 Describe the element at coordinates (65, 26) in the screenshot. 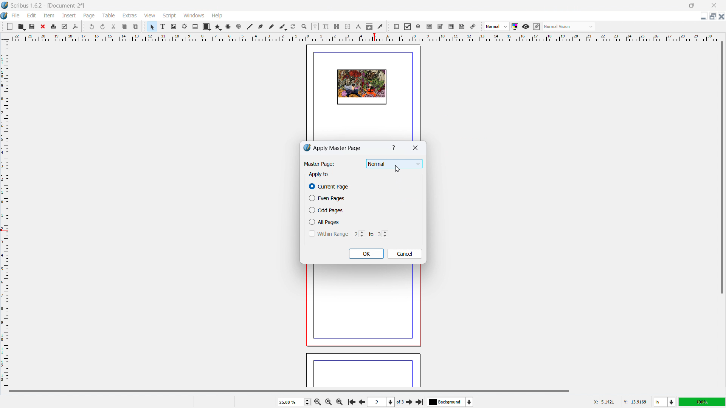

I see `preflight checkbox` at that location.